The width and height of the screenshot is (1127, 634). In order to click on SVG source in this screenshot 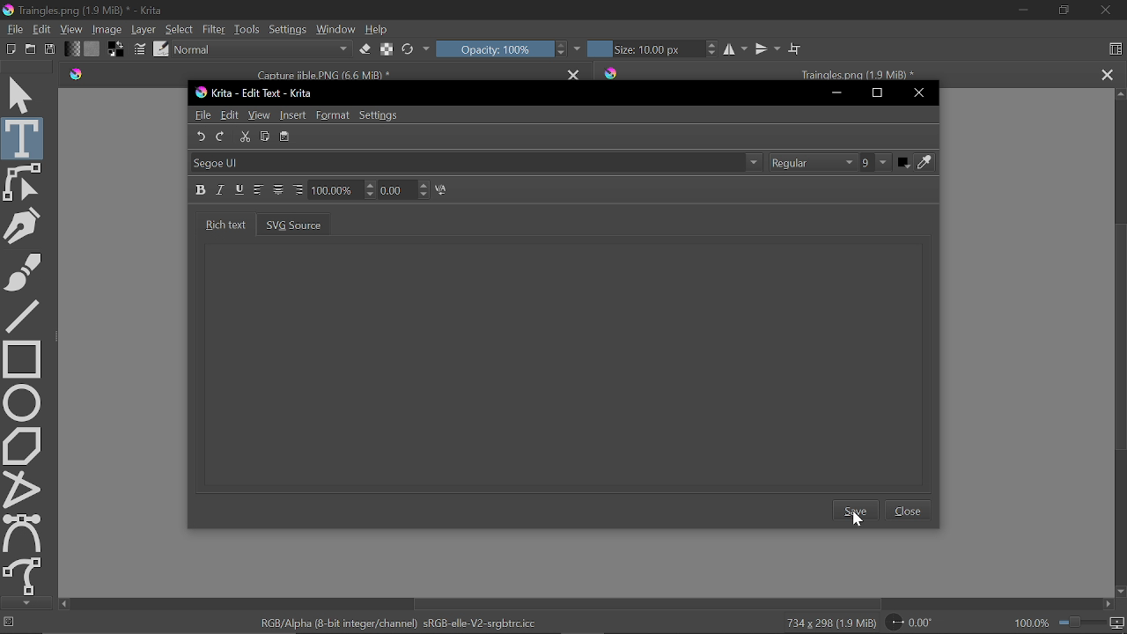, I will do `click(294, 226)`.